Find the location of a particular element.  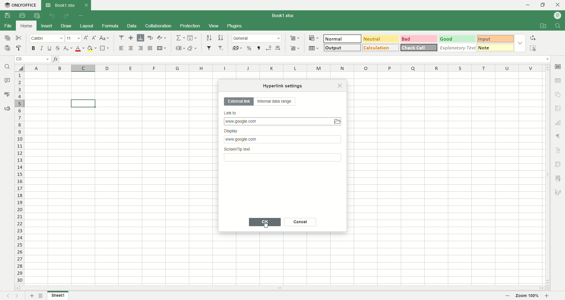

link is located at coordinates (282, 121).